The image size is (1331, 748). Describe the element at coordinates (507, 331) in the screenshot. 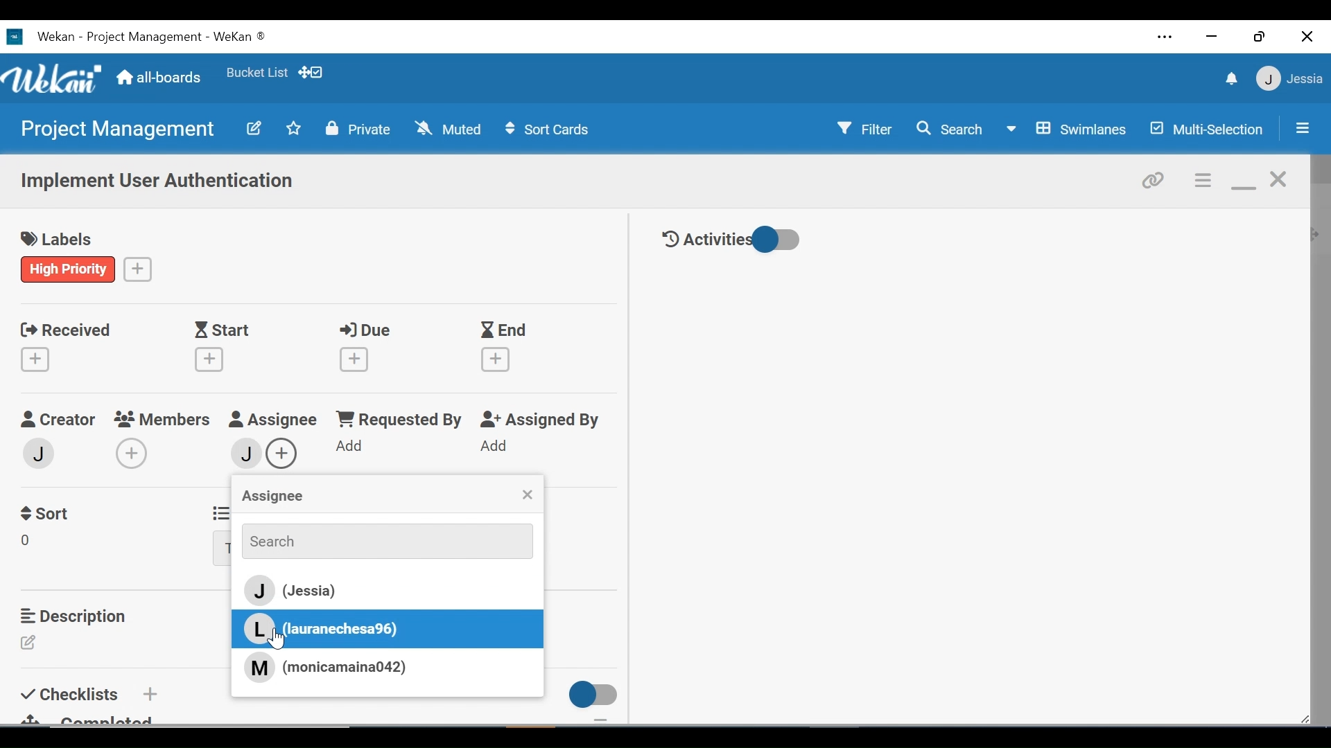

I see `End Date` at that location.